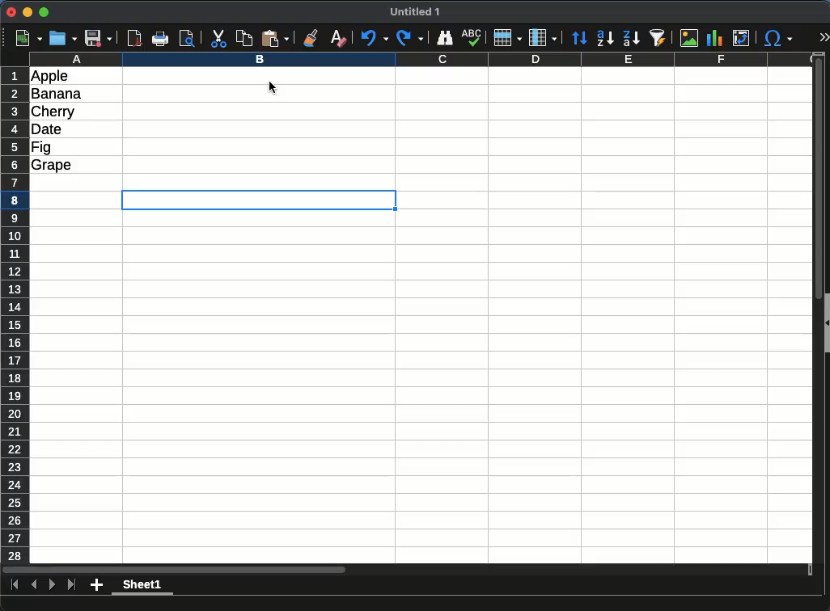 This screenshot has width=830, height=611. I want to click on spell check, so click(472, 38).